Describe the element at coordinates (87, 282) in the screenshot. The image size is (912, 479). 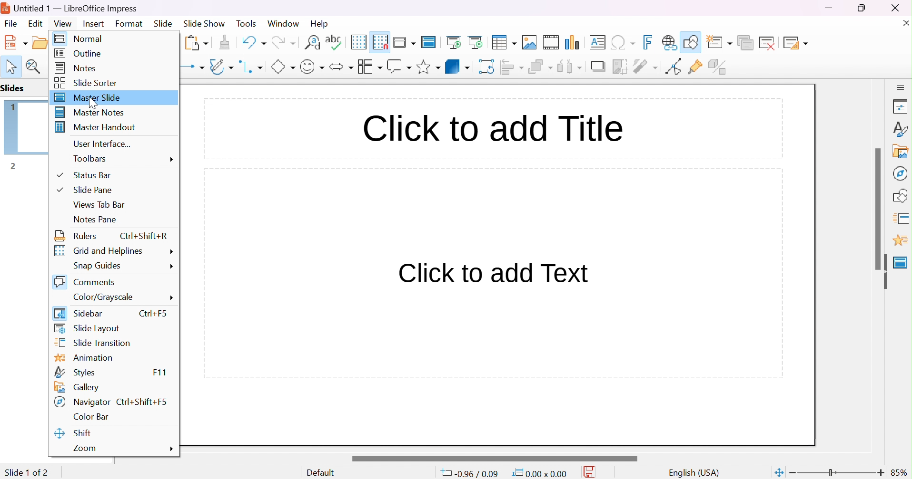
I see `comments` at that location.